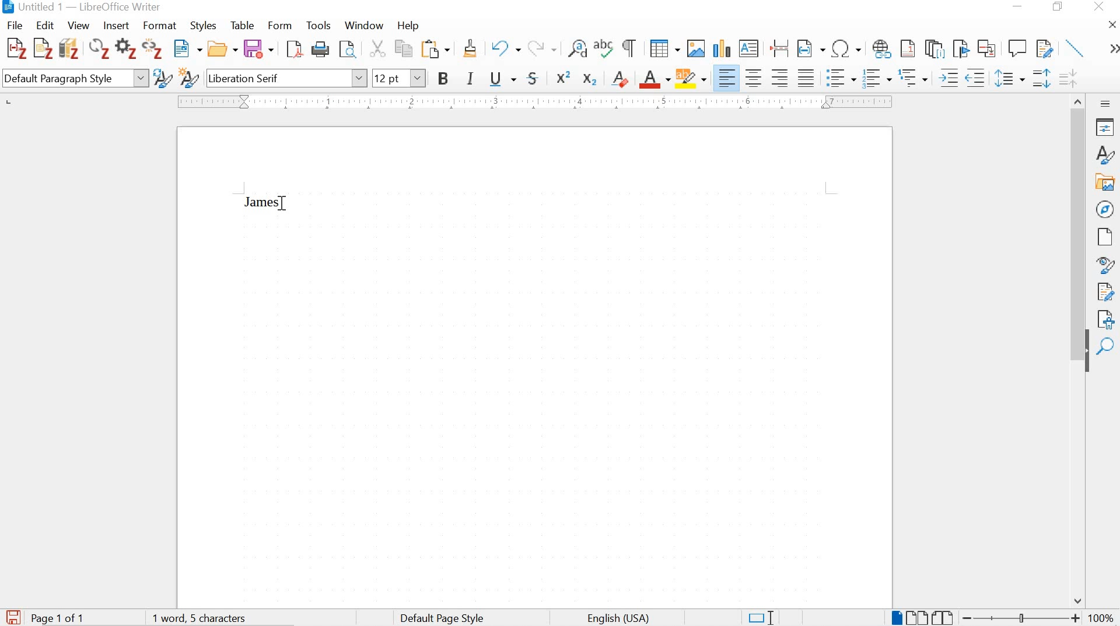 This screenshot has height=626, width=1120. Describe the element at coordinates (1106, 318) in the screenshot. I see `accessibility check` at that location.